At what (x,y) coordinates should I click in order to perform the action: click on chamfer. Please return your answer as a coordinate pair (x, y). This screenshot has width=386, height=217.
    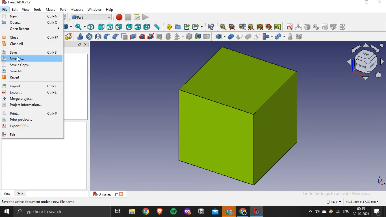
    Looking at the image, I should click on (115, 36).